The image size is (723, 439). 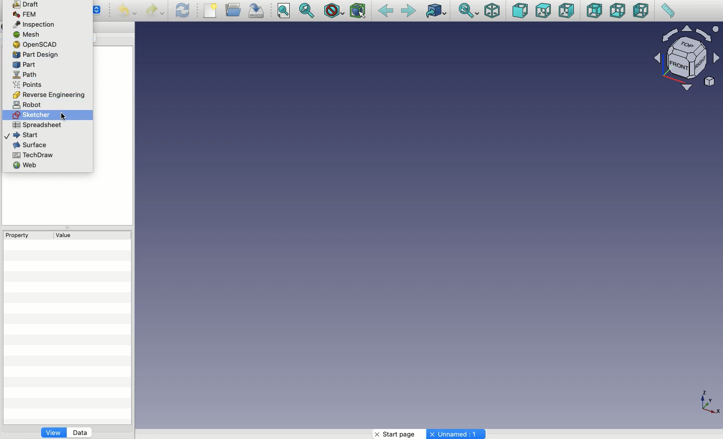 I want to click on Reverse engineering, so click(x=47, y=95).